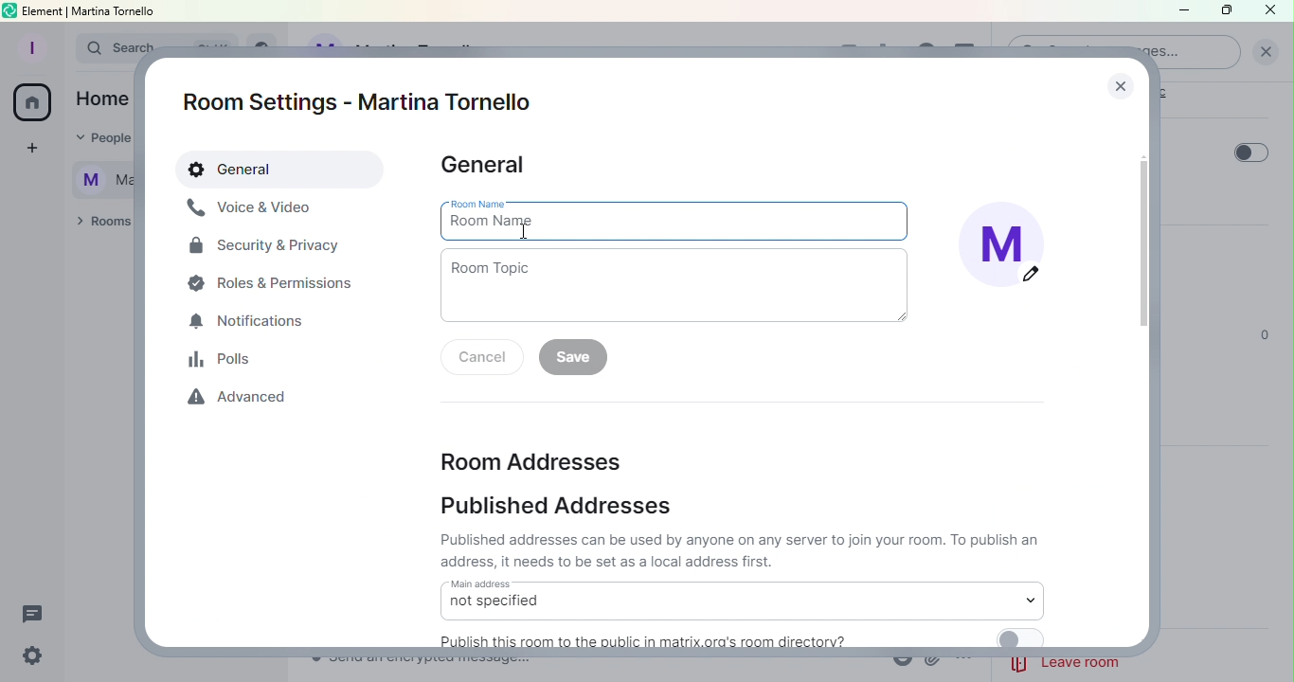 The image size is (1294, 682). What do you see at coordinates (1116, 81) in the screenshot?
I see `Close` at bounding box center [1116, 81].